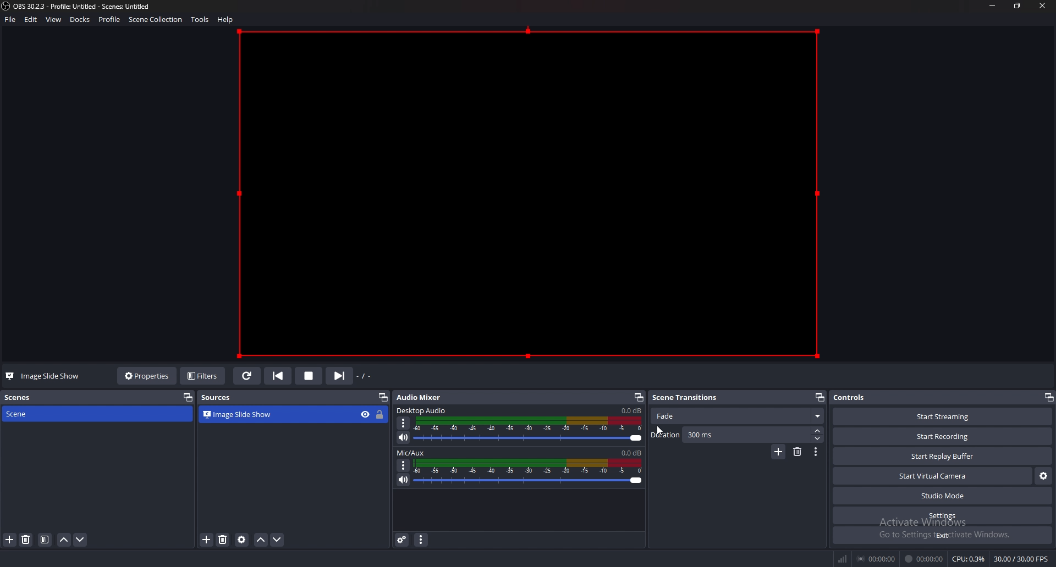 Image resolution: width=1056 pixels, height=567 pixels. What do you see at coordinates (529, 429) in the screenshot?
I see `volume adjust` at bounding box center [529, 429].